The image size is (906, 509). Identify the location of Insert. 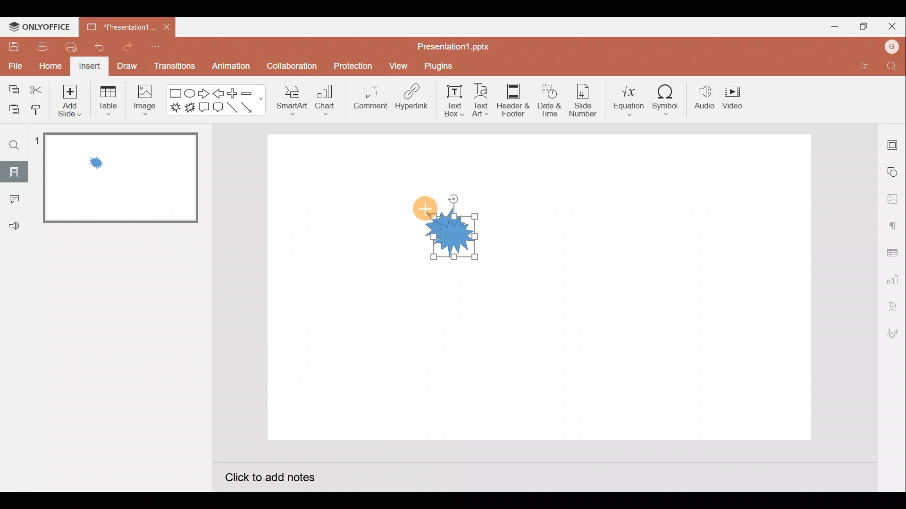
(91, 66).